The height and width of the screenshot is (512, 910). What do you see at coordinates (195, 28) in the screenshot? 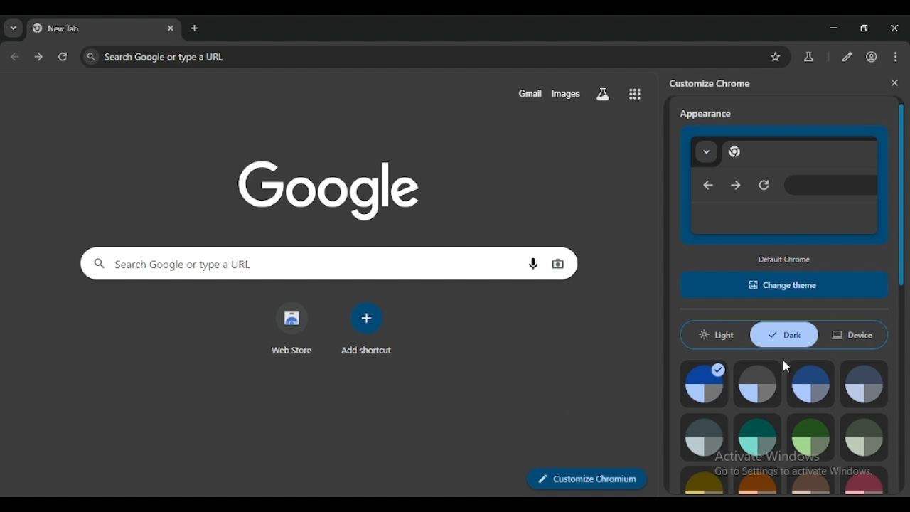
I see `add tab` at bounding box center [195, 28].